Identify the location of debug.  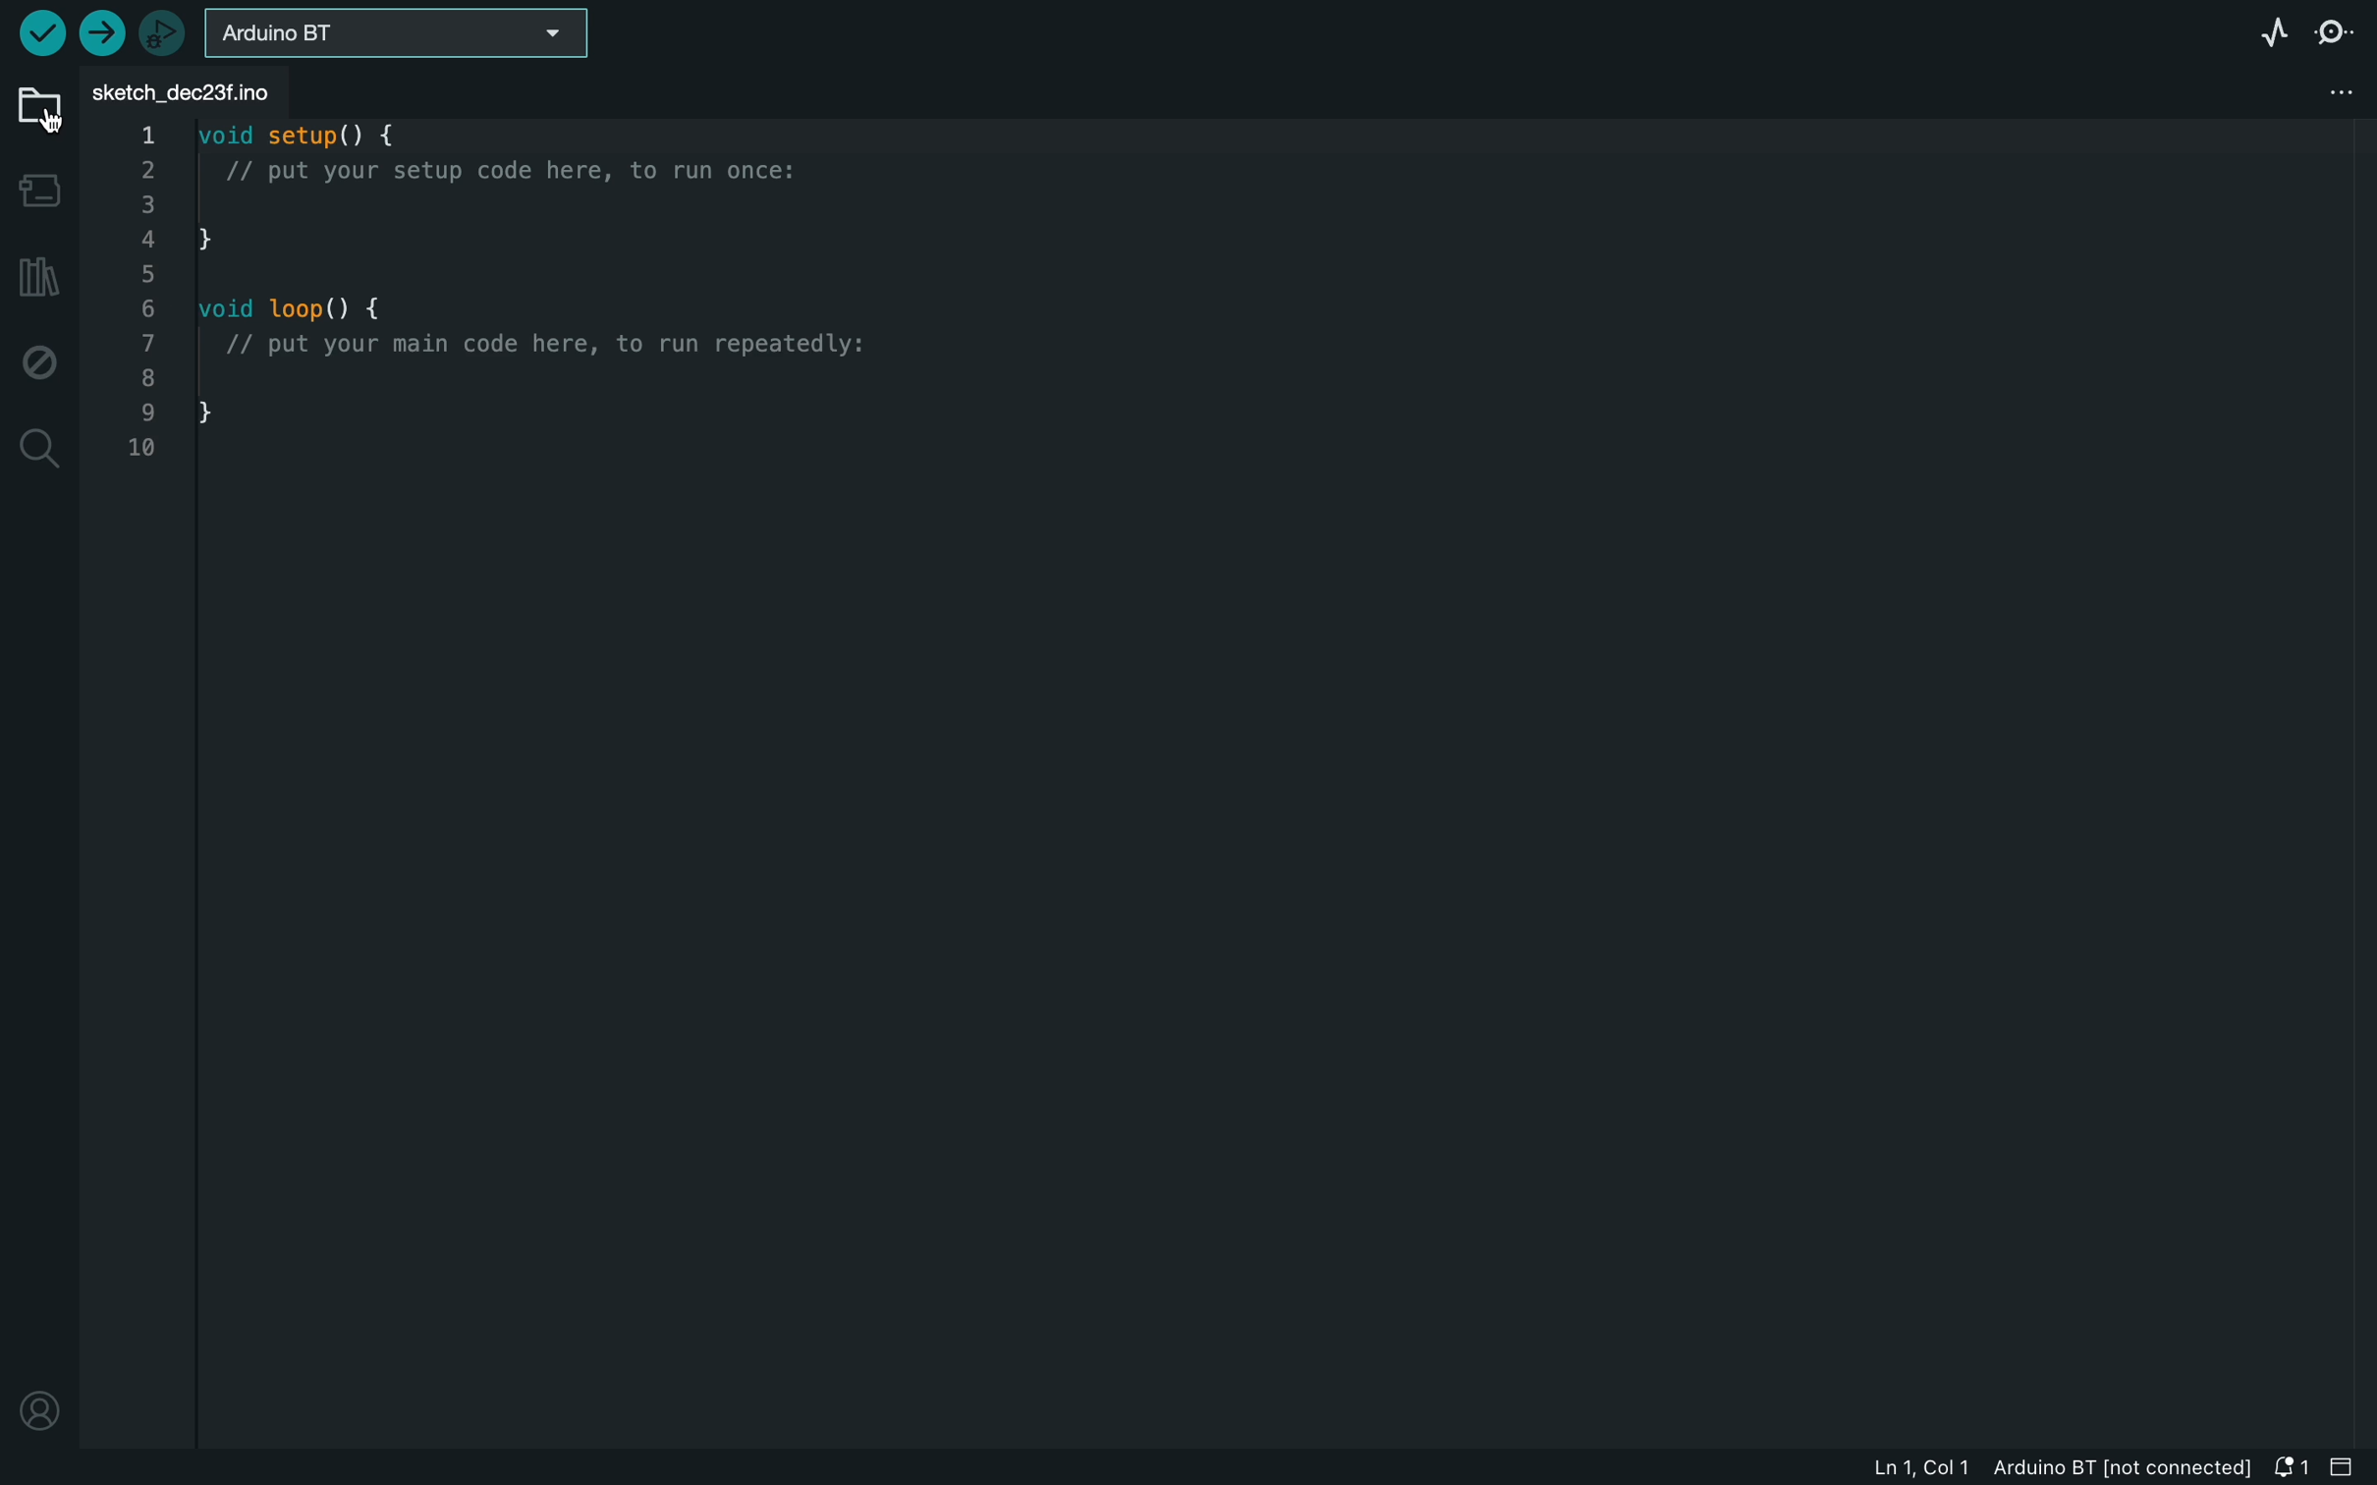
(39, 357).